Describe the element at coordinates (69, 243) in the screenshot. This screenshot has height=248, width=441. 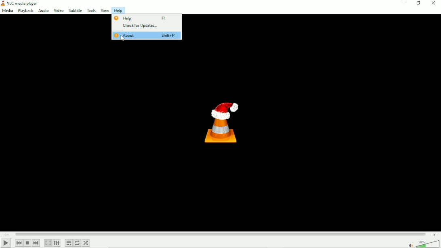
I see `Toggle playlist` at that location.